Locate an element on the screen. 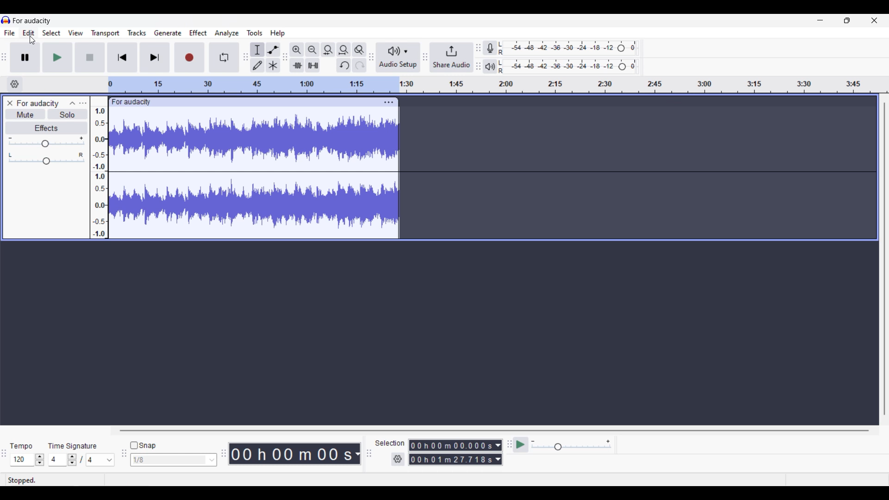 Image resolution: width=889 pixels, height=500 pixels. Audio setup is located at coordinates (398, 57).